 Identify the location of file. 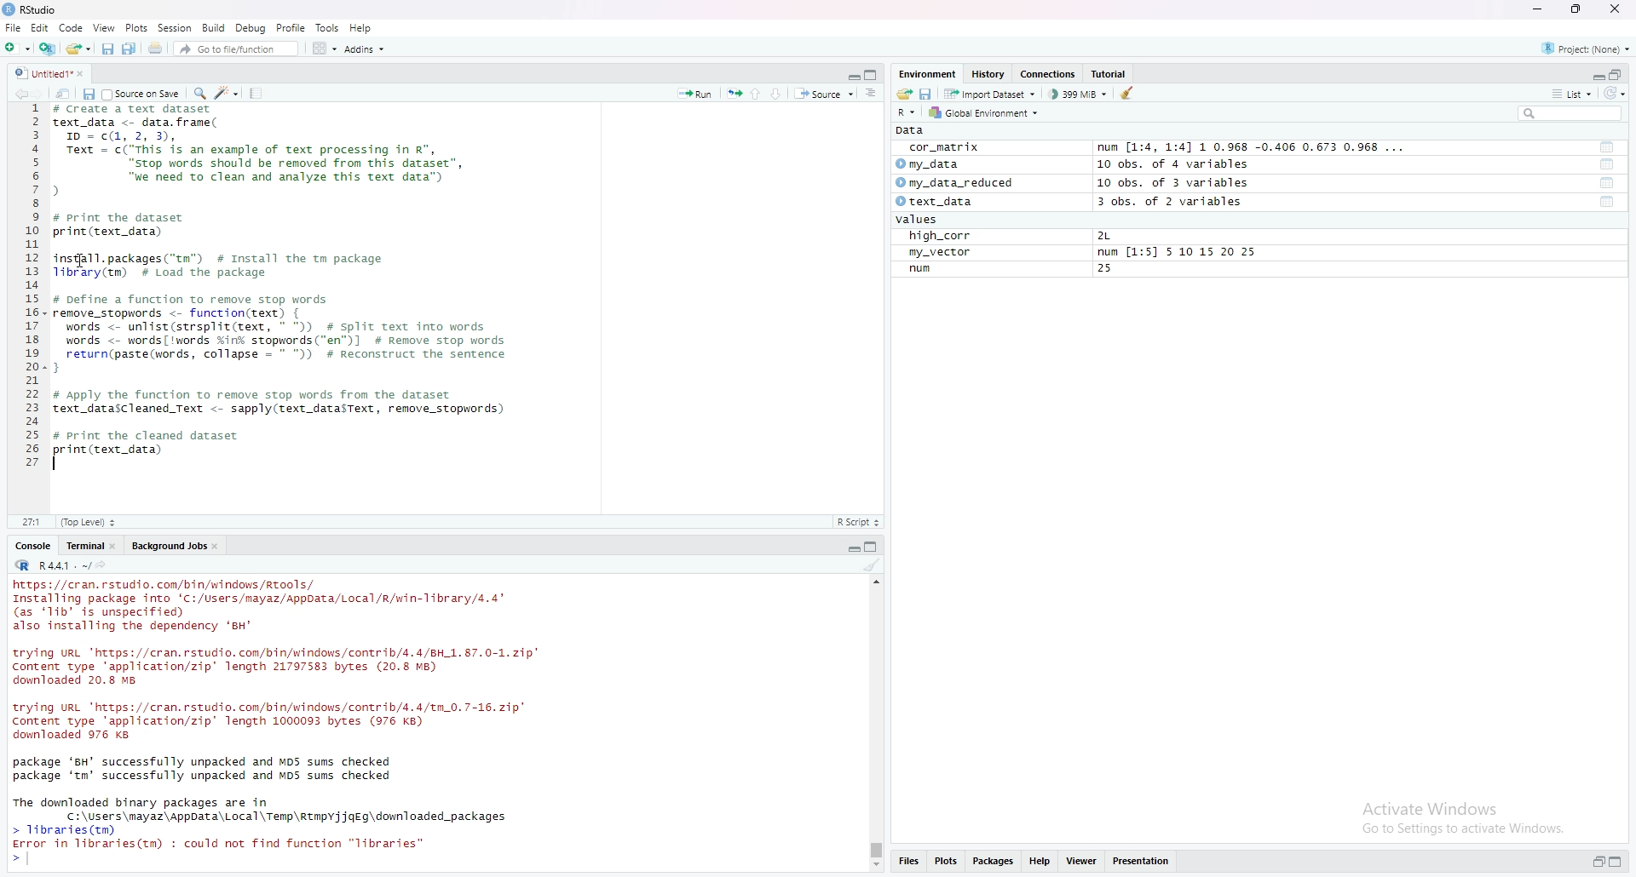
(12, 28).